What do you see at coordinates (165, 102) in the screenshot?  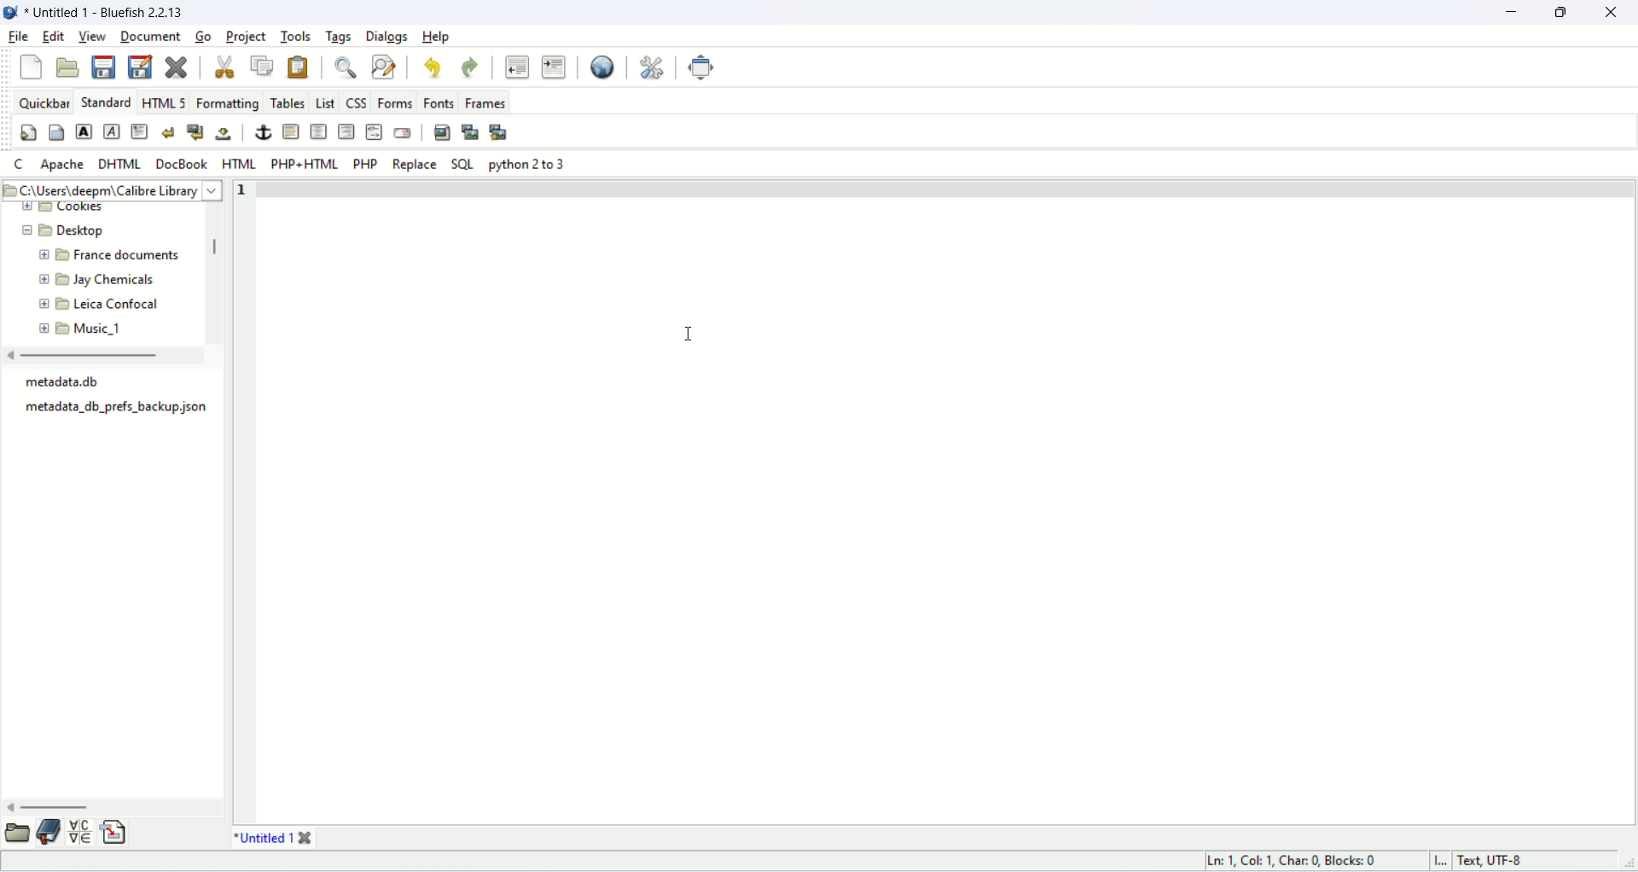 I see `HTML5` at bounding box center [165, 102].